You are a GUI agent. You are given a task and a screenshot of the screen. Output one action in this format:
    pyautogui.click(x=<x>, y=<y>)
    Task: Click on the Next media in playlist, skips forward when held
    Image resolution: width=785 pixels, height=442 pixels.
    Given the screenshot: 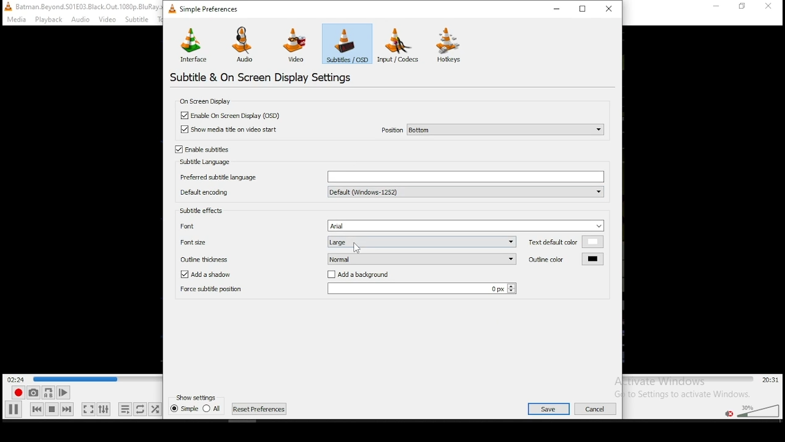 What is the action you would take?
    pyautogui.click(x=66, y=409)
    